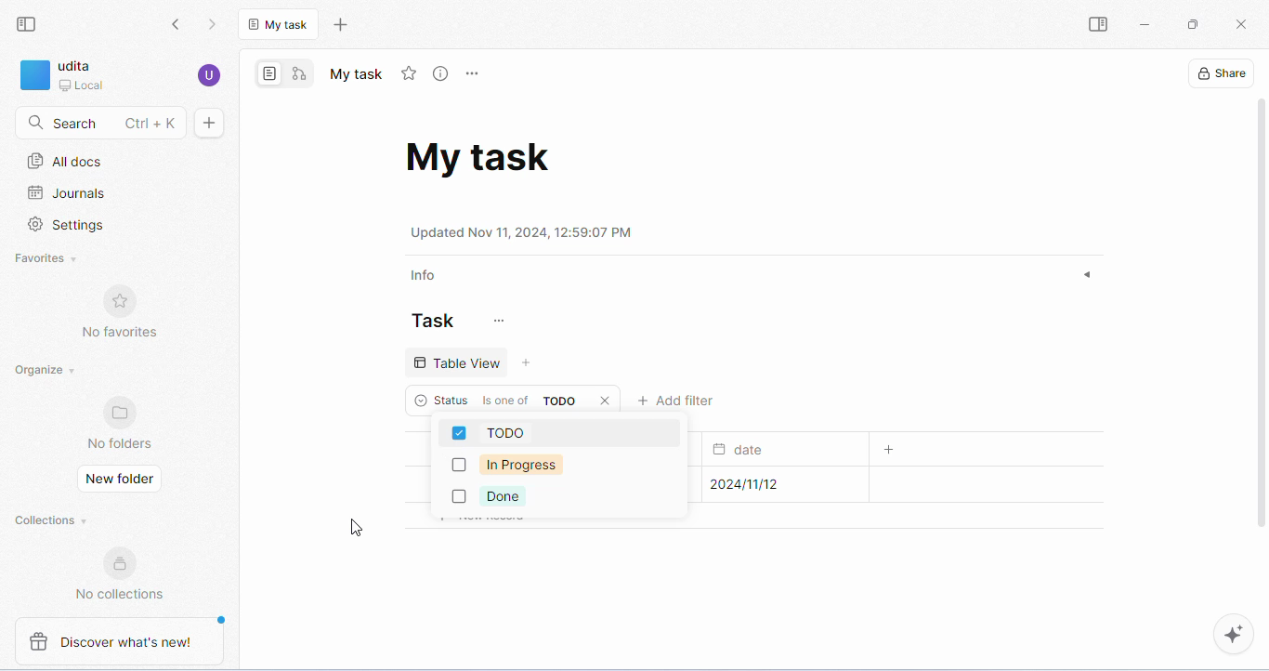 The width and height of the screenshot is (1269, 671). Describe the element at coordinates (1145, 25) in the screenshot. I see `minimize` at that location.